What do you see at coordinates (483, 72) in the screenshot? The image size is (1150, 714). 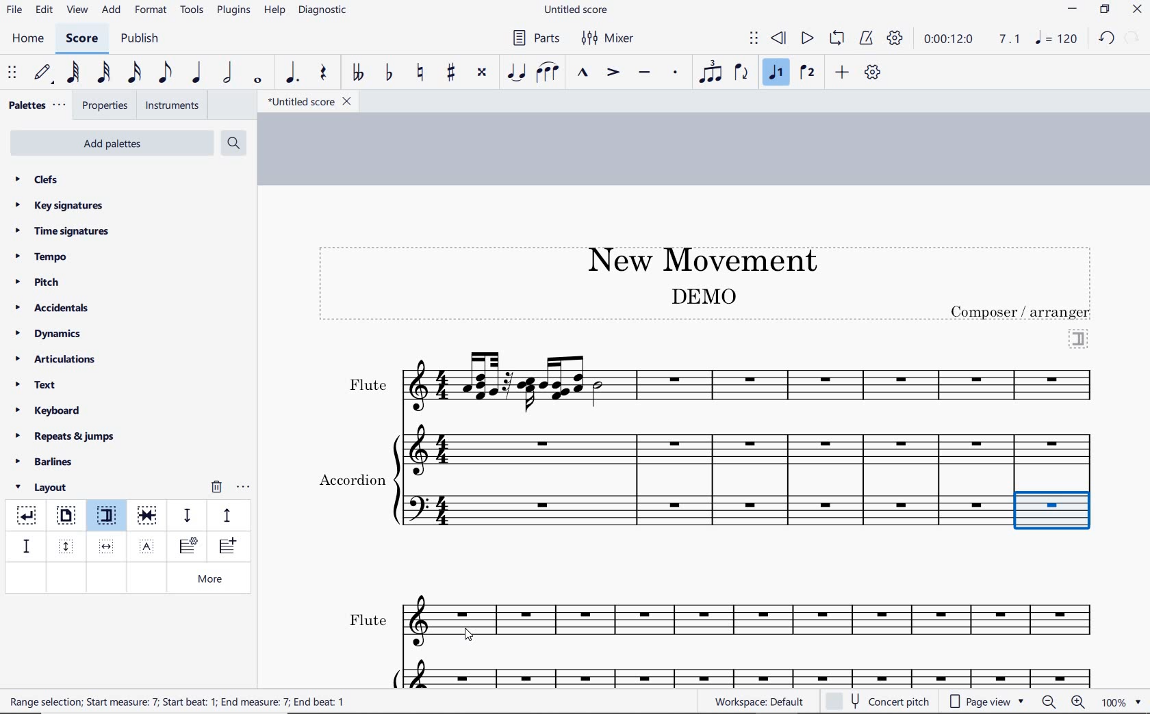 I see `toggle double-sharp` at bounding box center [483, 72].